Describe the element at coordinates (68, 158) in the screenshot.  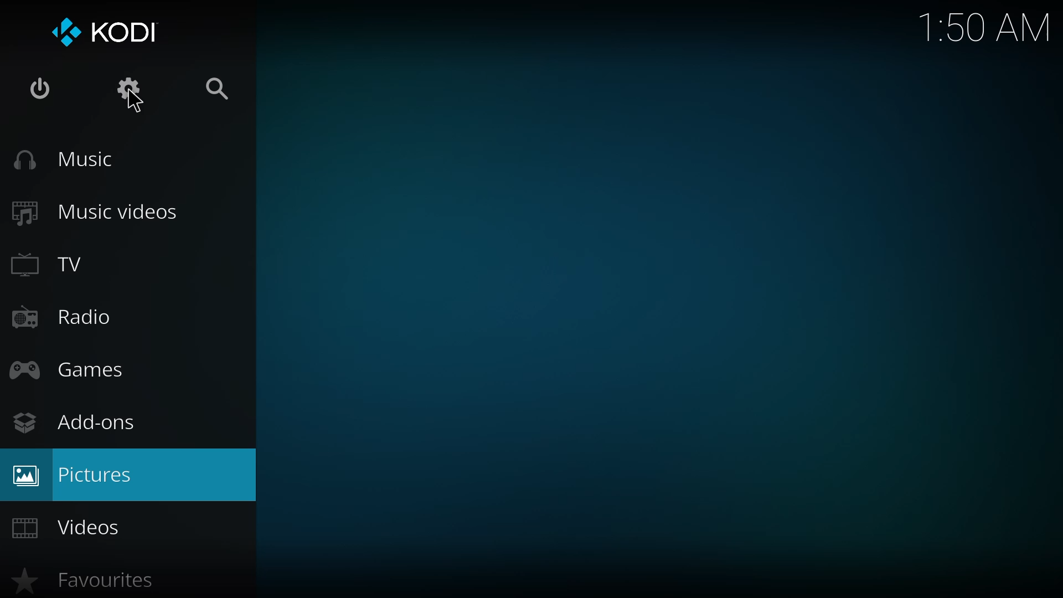
I see `music` at that location.